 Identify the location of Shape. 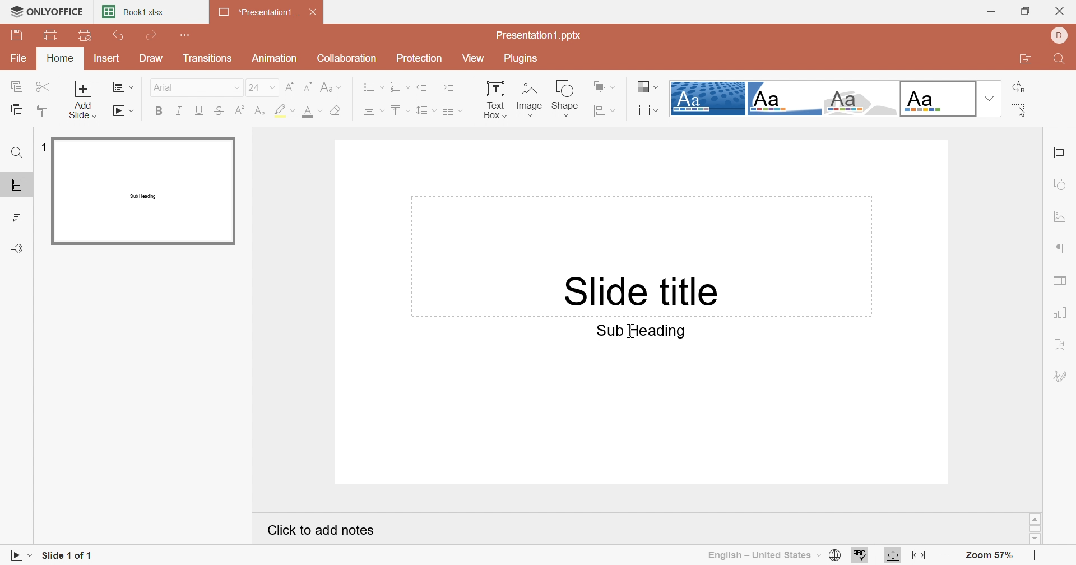
(567, 98).